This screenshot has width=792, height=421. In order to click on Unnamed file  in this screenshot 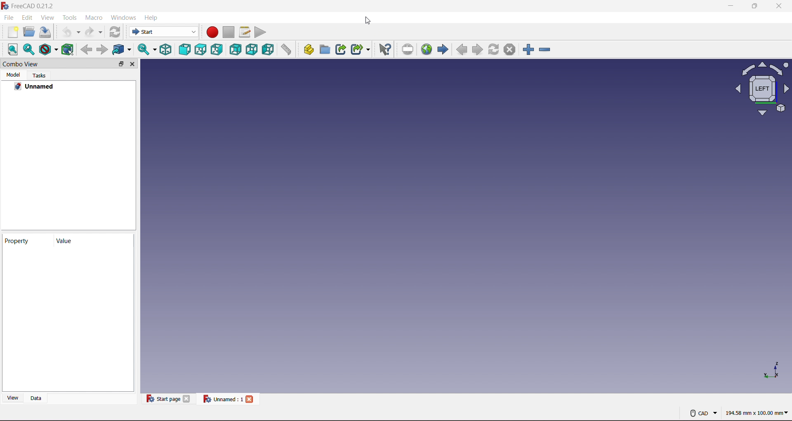, I will do `click(228, 398)`.